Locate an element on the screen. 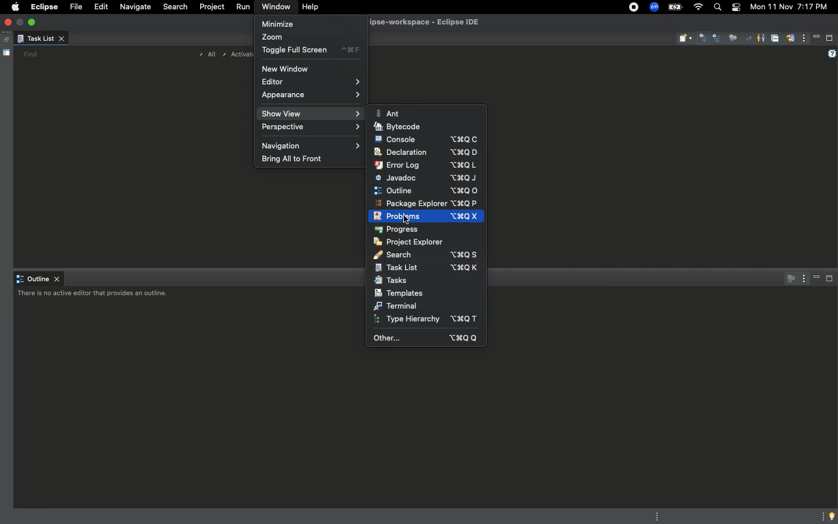  There is no active editor is located at coordinates (95, 295).